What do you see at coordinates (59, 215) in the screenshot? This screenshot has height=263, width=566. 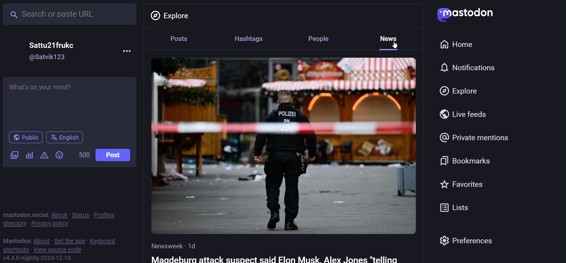 I see `about` at bounding box center [59, 215].